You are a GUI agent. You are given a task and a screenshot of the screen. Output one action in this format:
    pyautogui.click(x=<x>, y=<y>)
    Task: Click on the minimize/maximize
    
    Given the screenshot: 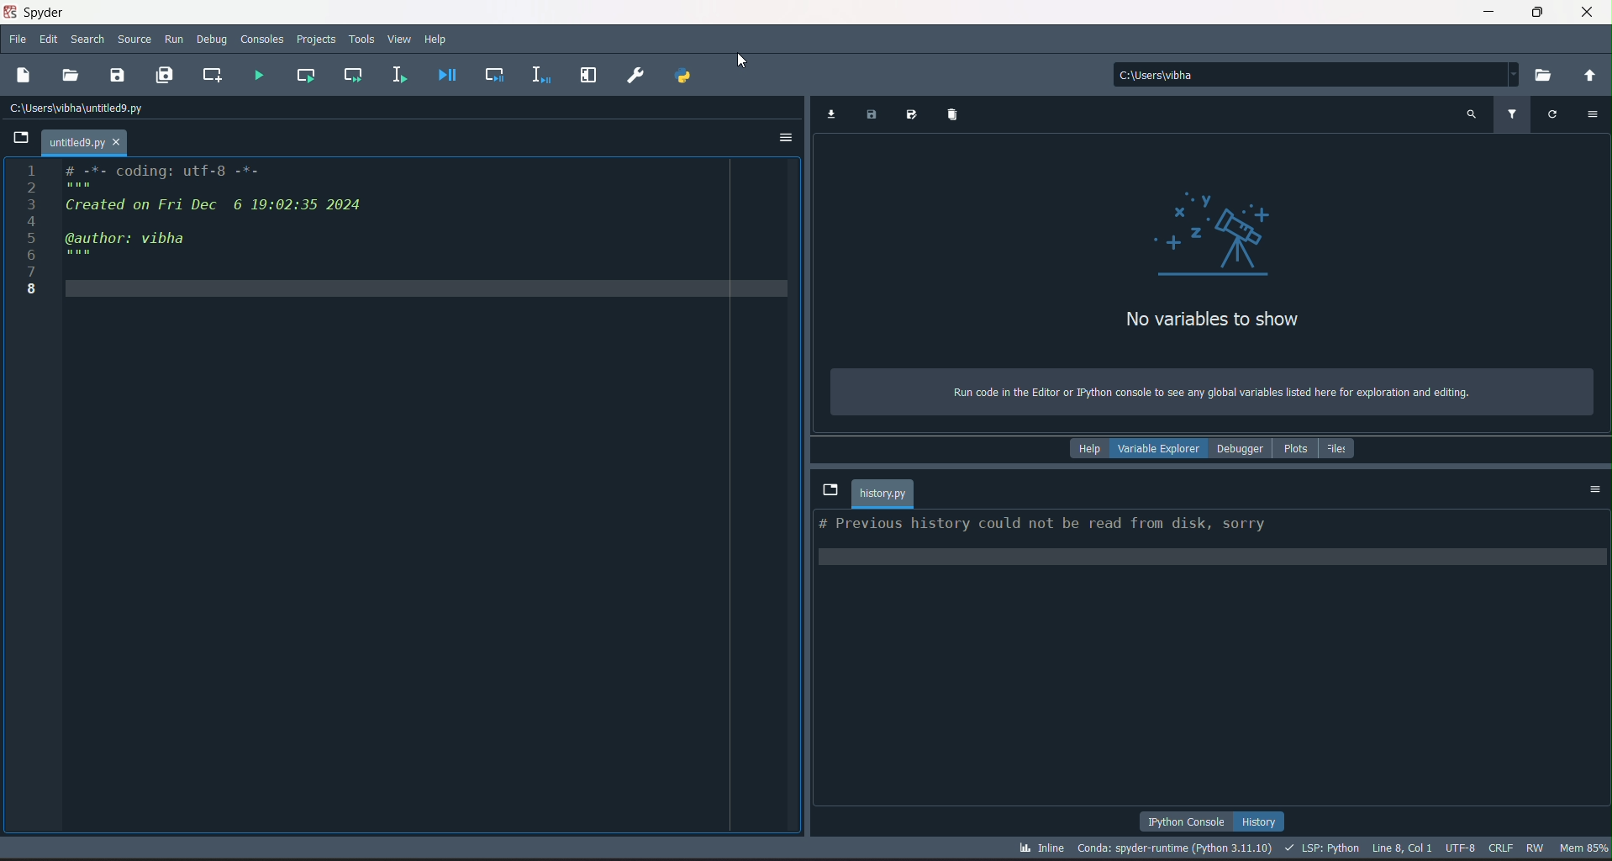 What is the action you would take?
    pyautogui.click(x=1534, y=13)
    